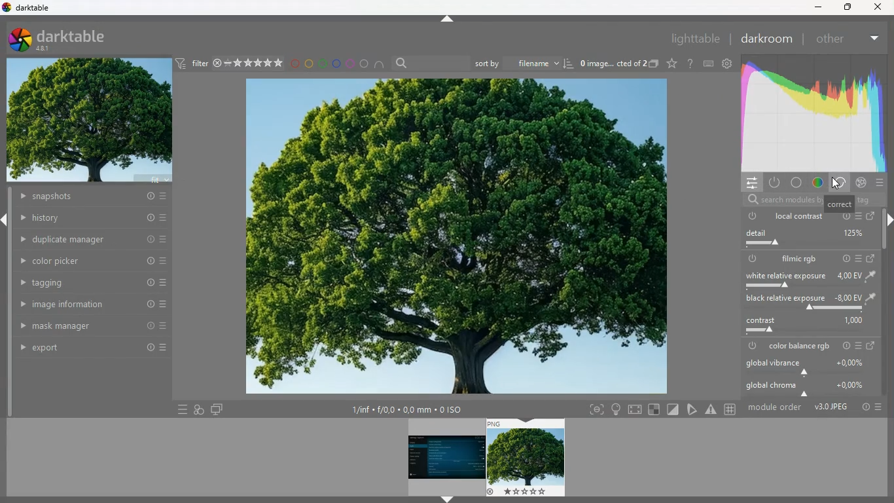  What do you see at coordinates (691, 409) in the screenshot?
I see `tag` at bounding box center [691, 409].